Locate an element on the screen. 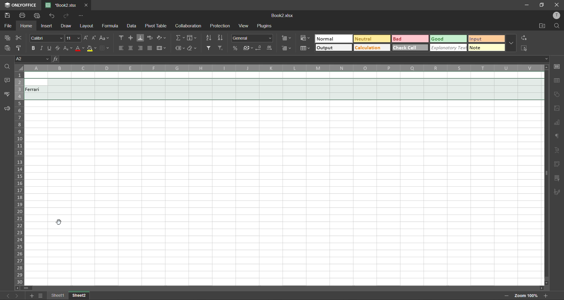 This screenshot has width=564, height=300. more options is located at coordinates (510, 43).